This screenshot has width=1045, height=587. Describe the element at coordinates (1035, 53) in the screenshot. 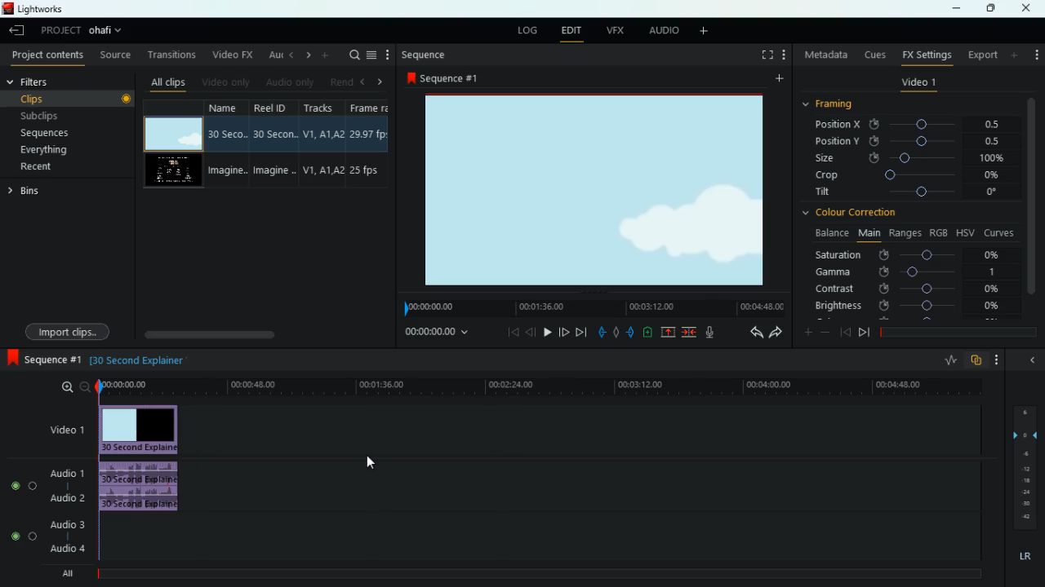

I see `settings` at that location.